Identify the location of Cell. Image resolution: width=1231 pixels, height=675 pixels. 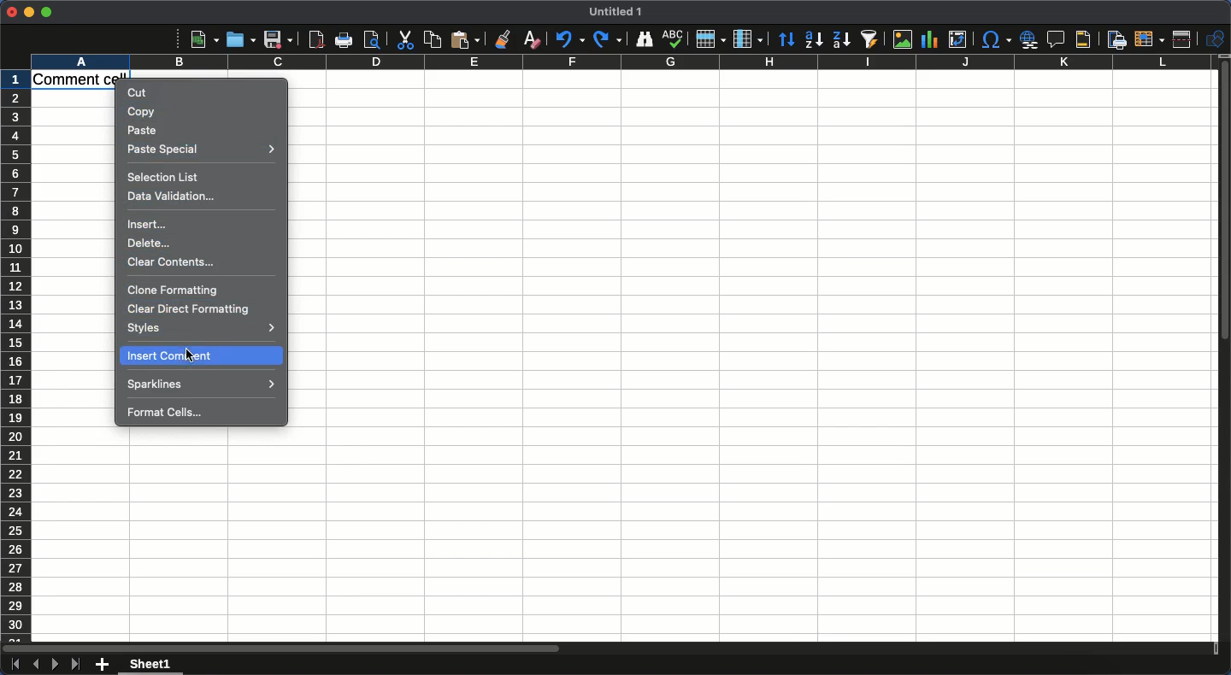
(73, 82).